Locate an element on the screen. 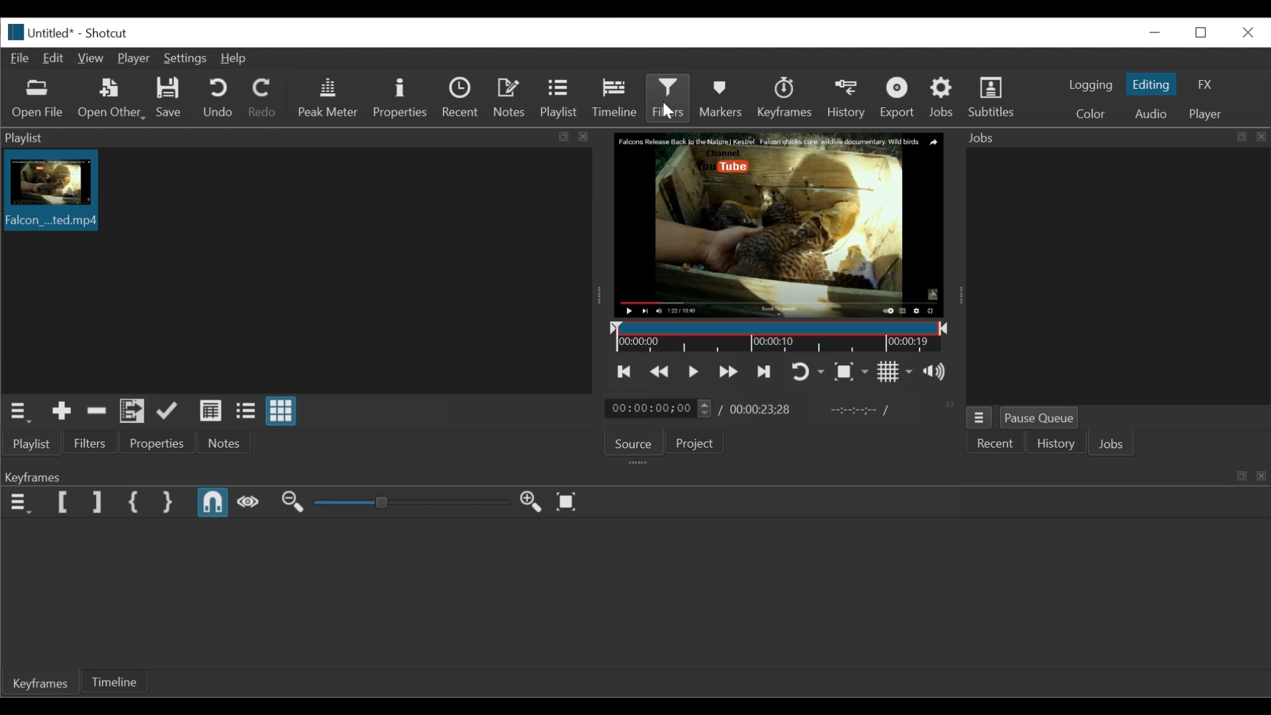  Zoom keyframe out is located at coordinates (293, 502).